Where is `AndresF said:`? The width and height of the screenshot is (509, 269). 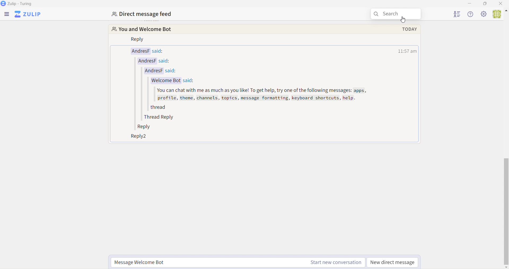 AndresF said: is located at coordinates (148, 52).